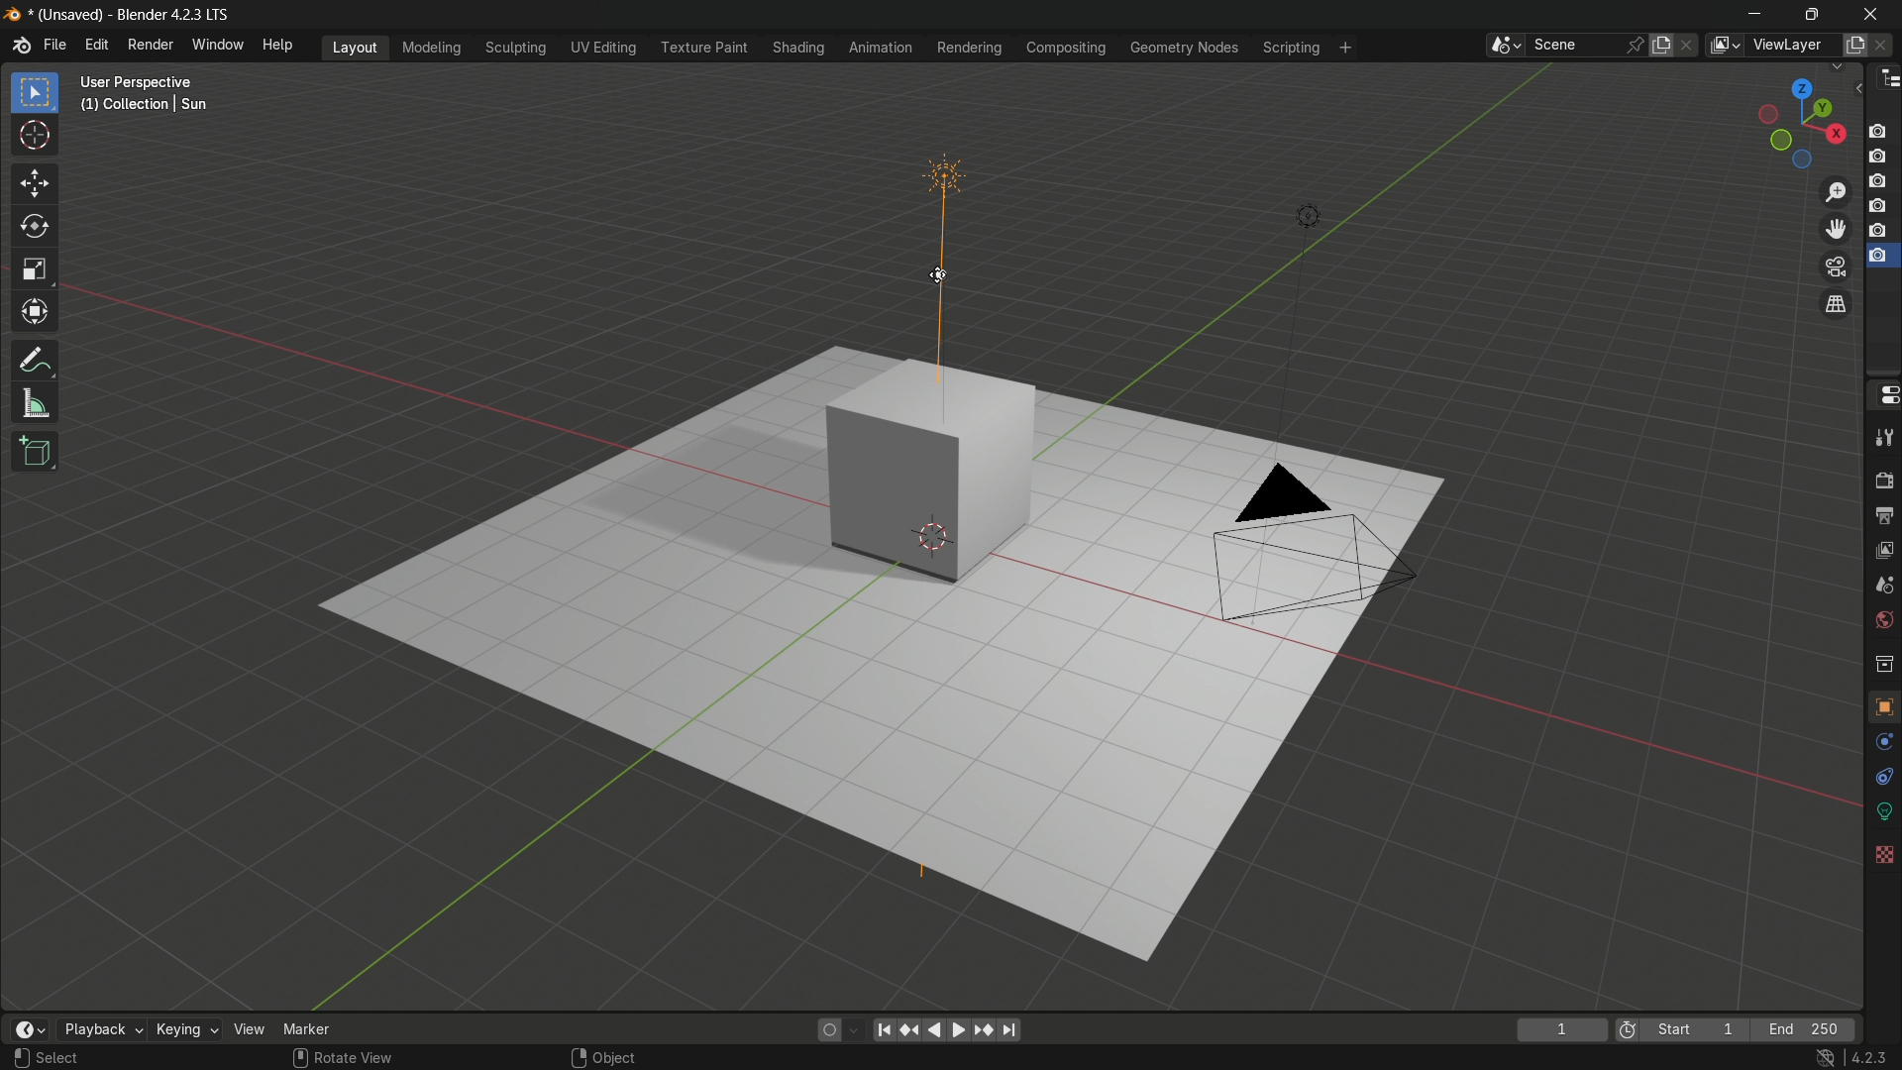 This screenshot has width=1902, height=1070. What do you see at coordinates (1188, 47) in the screenshot?
I see `geometry nodes` at bounding box center [1188, 47].